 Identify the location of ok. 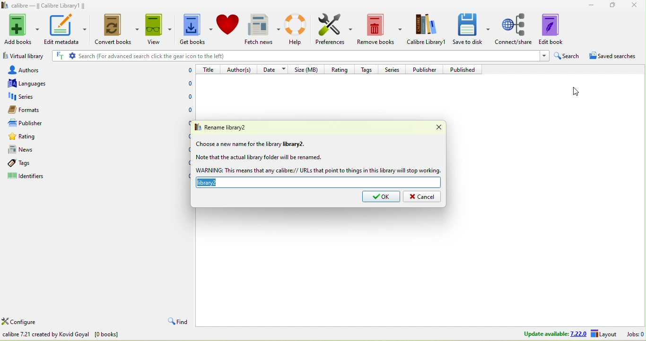
(381, 197).